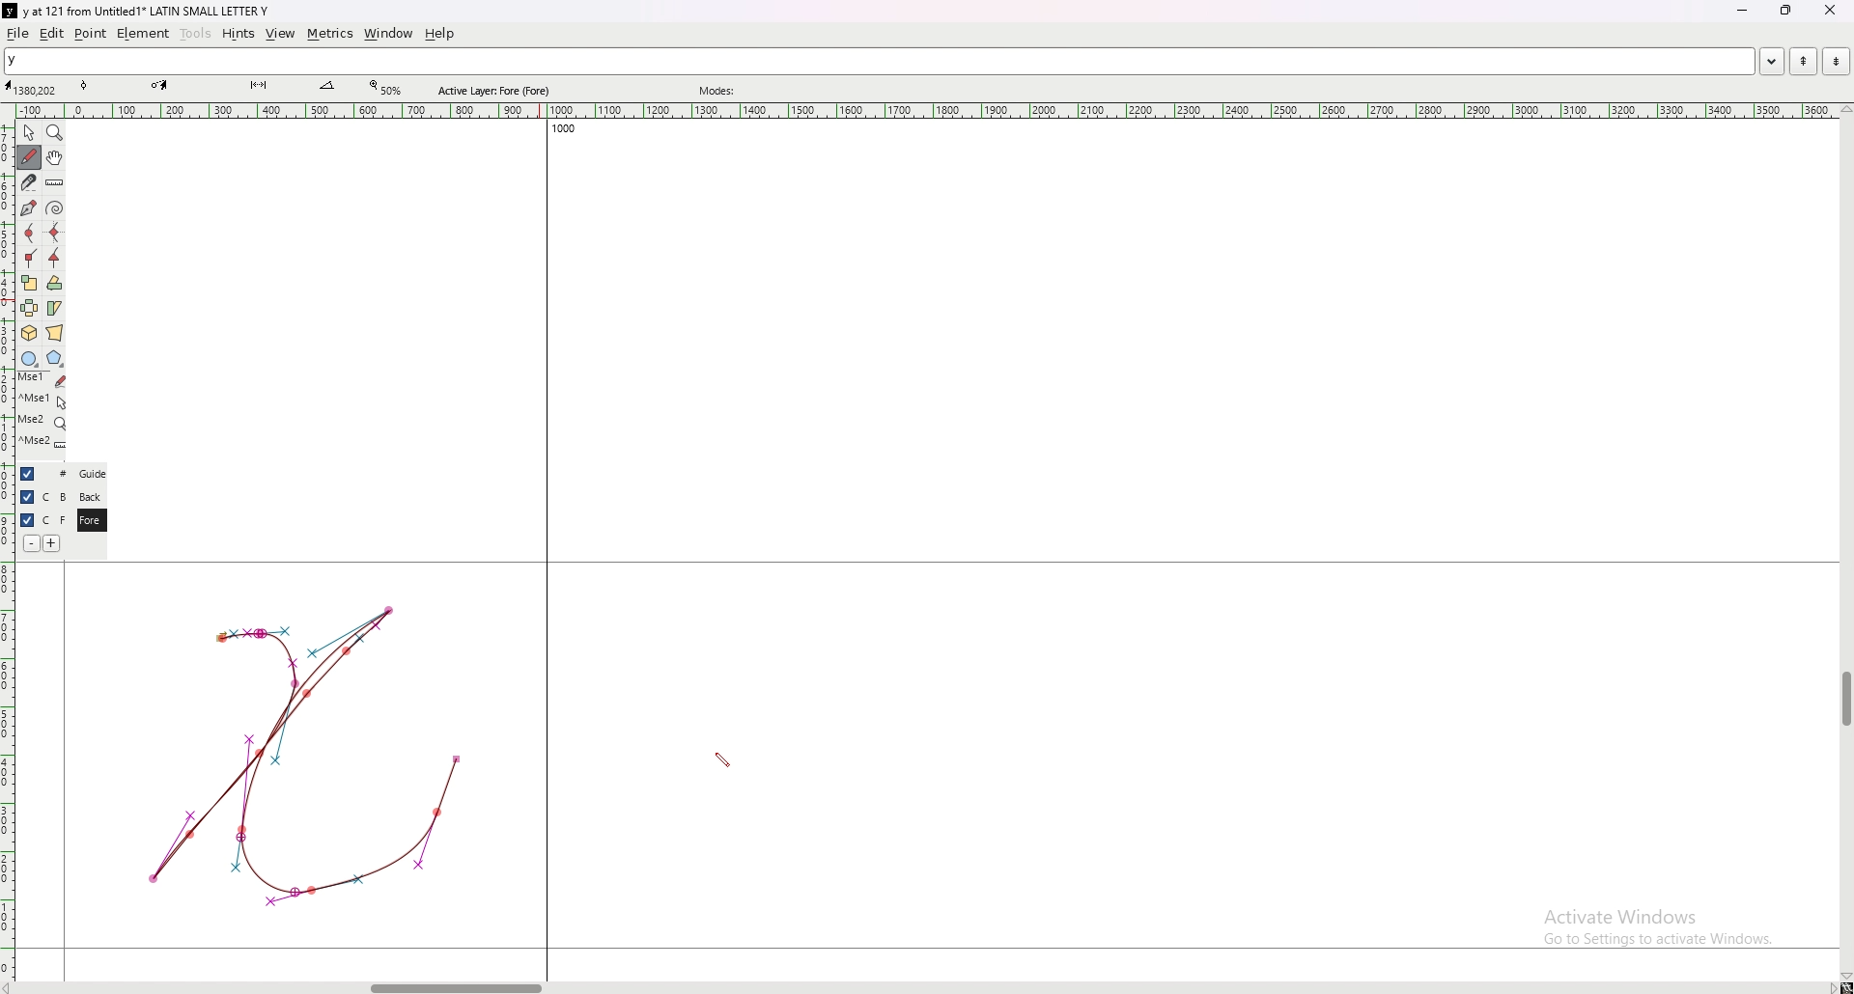  I want to click on scroll bar horizontal, so click(456, 983).